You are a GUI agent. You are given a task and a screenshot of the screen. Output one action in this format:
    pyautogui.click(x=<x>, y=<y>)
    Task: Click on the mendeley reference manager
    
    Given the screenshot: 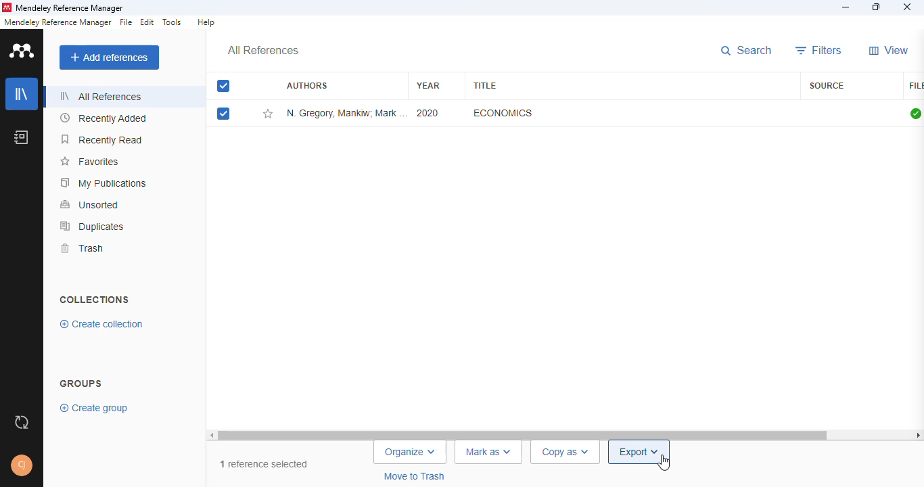 What is the action you would take?
    pyautogui.click(x=70, y=7)
    